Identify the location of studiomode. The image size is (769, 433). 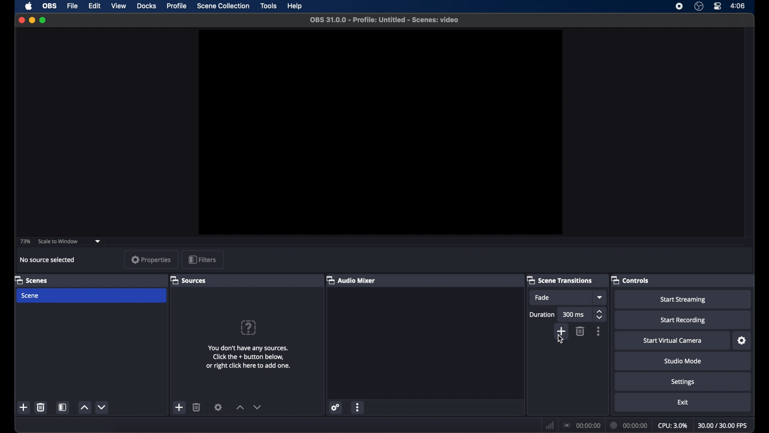
(683, 362).